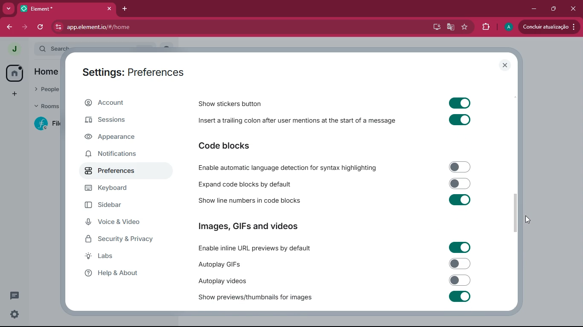 The height and width of the screenshot is (327, 583). I want to click on Settings: Preferences, so click(133, 73).